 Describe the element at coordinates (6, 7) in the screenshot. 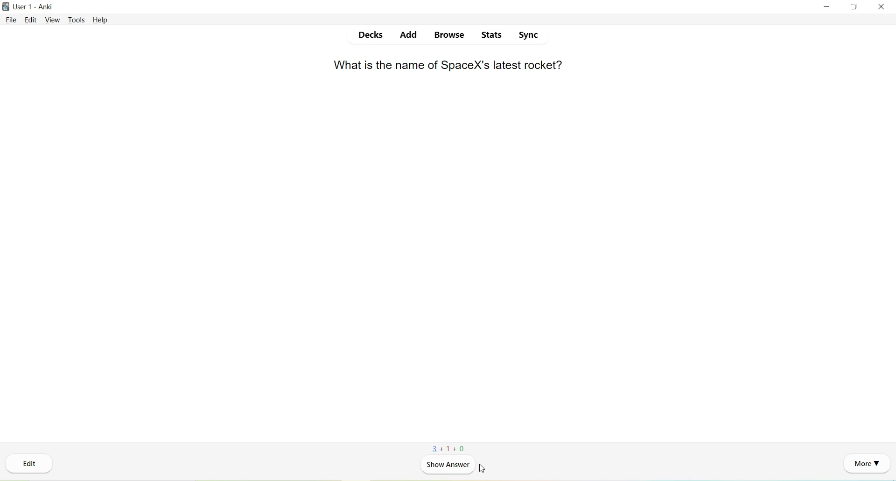

I see `Logo` at that location.